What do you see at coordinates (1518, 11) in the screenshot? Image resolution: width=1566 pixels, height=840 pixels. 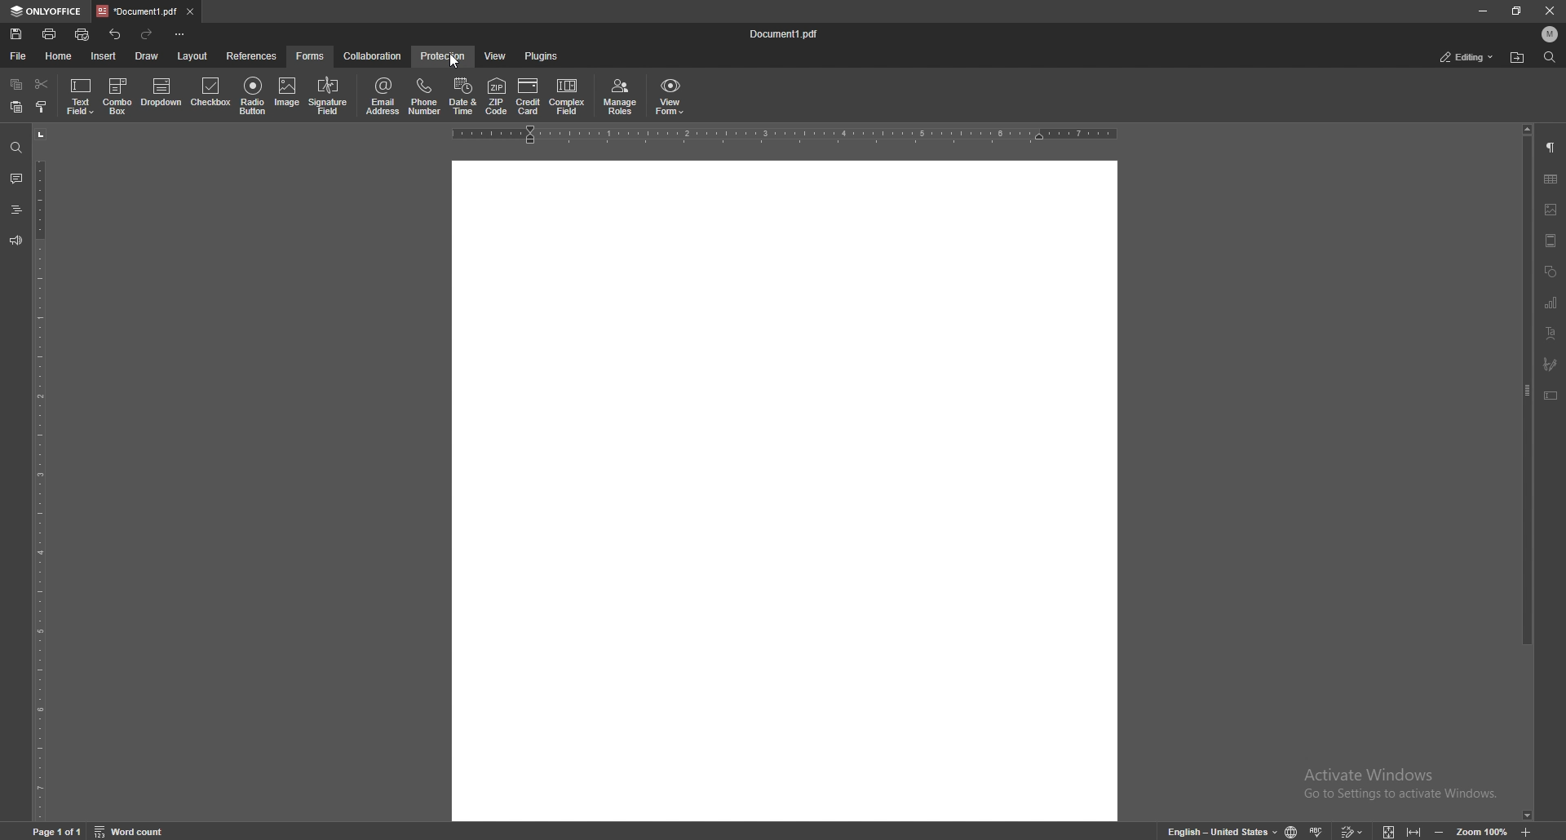 I see `resize` at bounding box center [1518, 11].